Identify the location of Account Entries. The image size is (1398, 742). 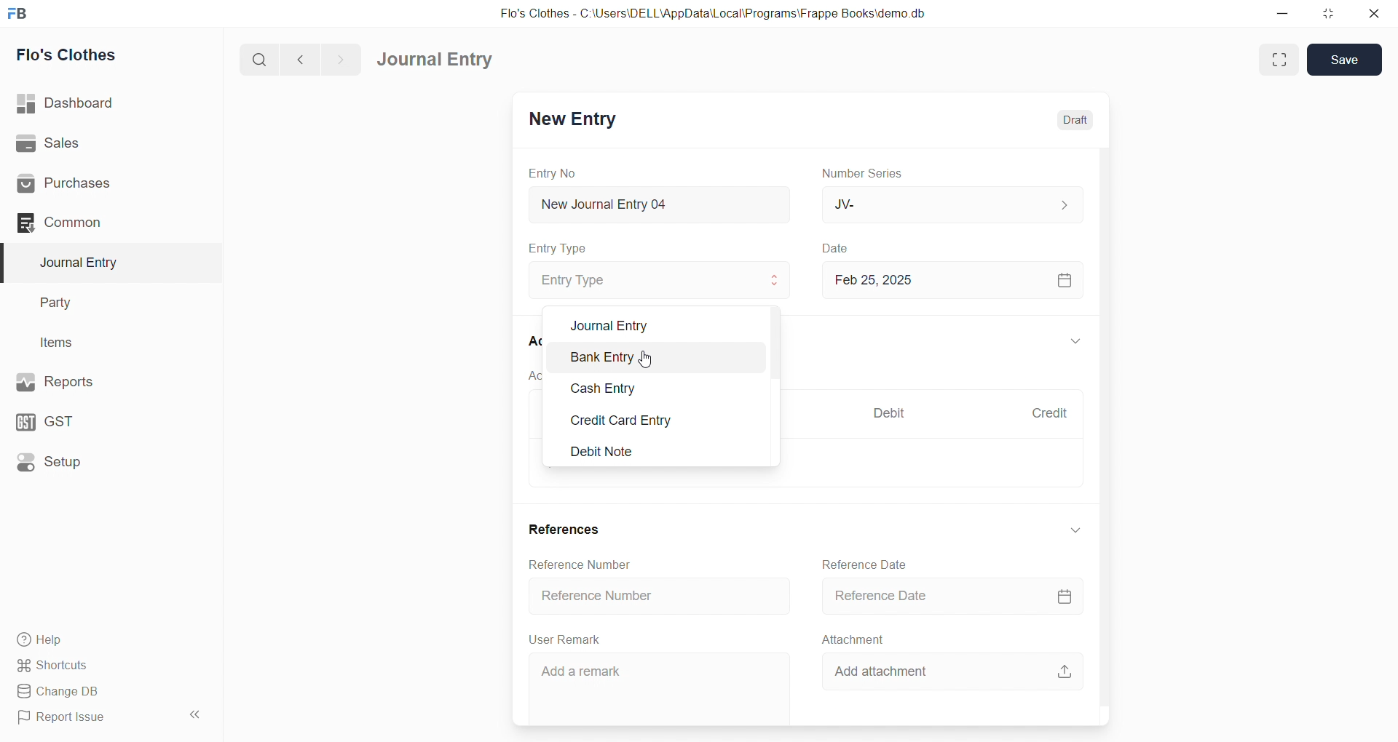
(529, 375).